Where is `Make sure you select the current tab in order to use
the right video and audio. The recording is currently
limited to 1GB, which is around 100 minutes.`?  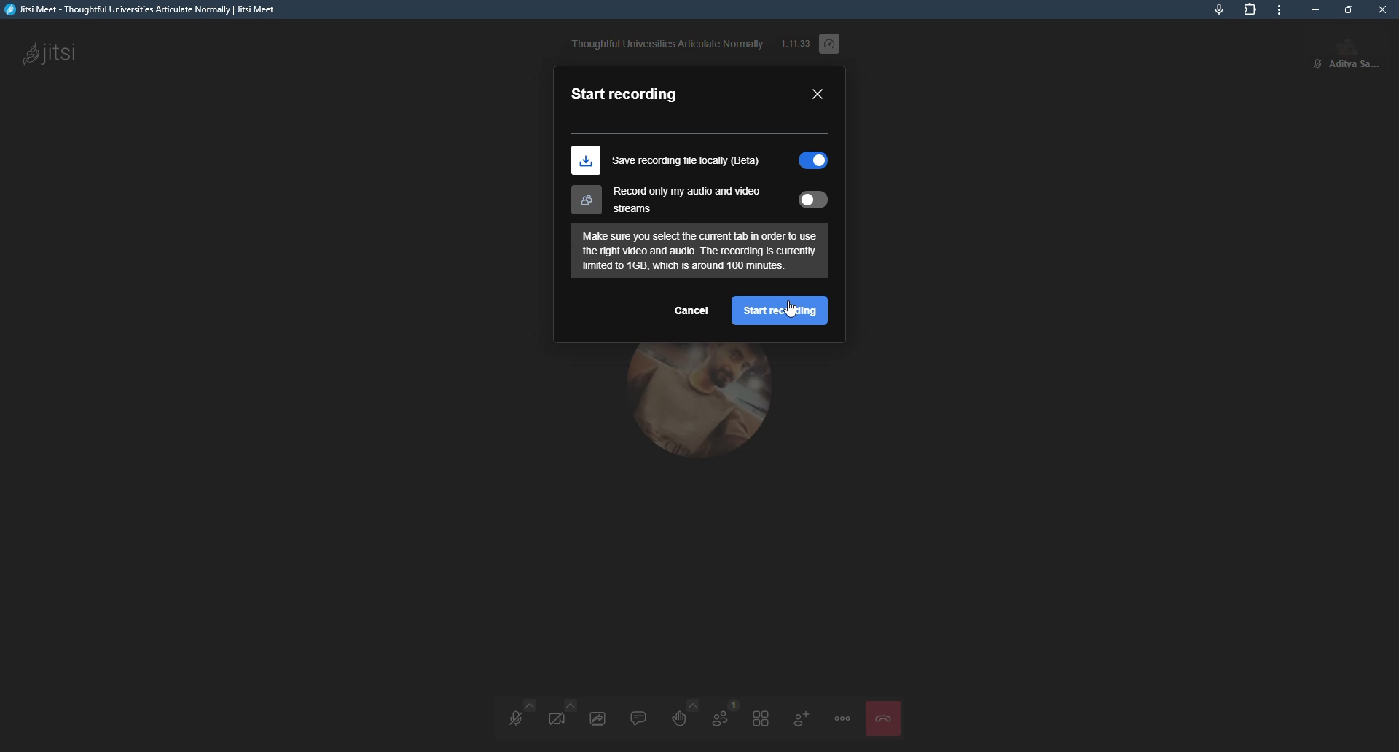
Make sure you select the current tab in order to use
the right video and audio. The recording is currently
limited to 1GB, which is around 100 minutes. is located at coordinates (699, 251).